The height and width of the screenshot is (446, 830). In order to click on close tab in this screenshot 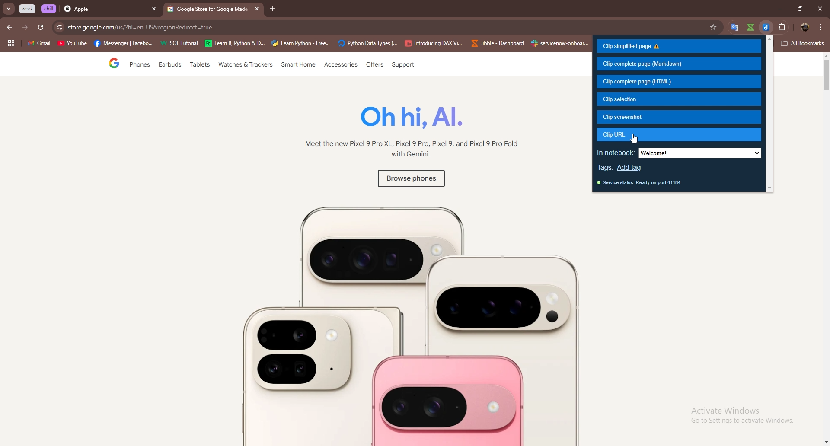, I will do `click(154, 10)`.